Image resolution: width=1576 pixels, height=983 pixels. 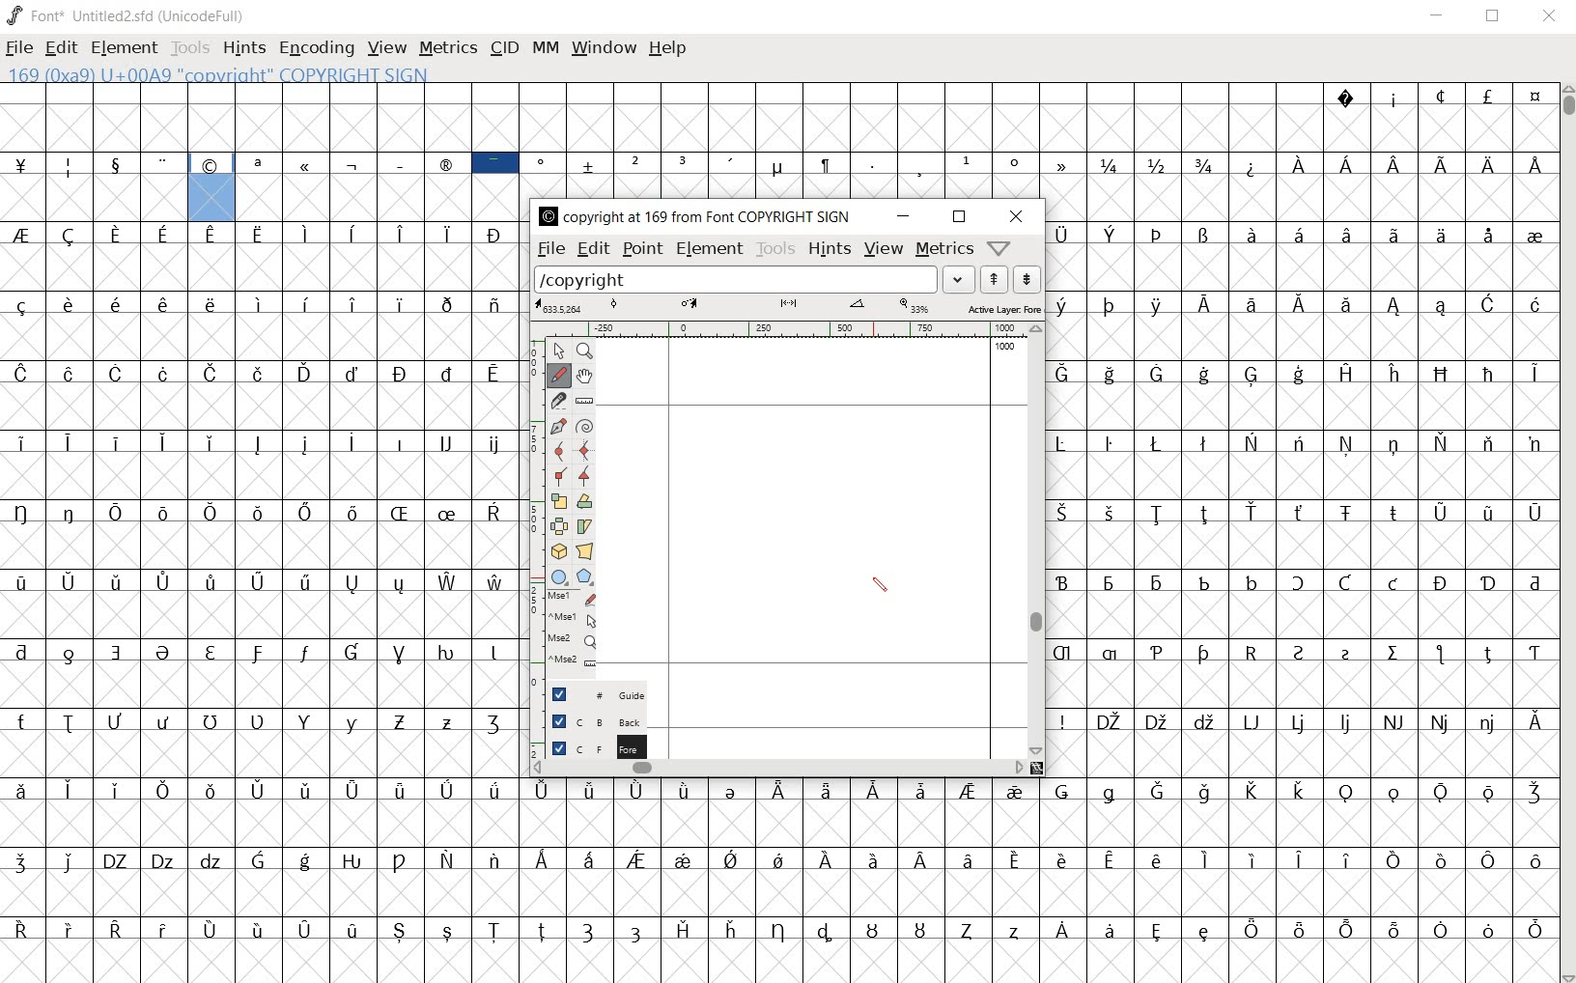 I want to click on element, so click(x=124, y=47).